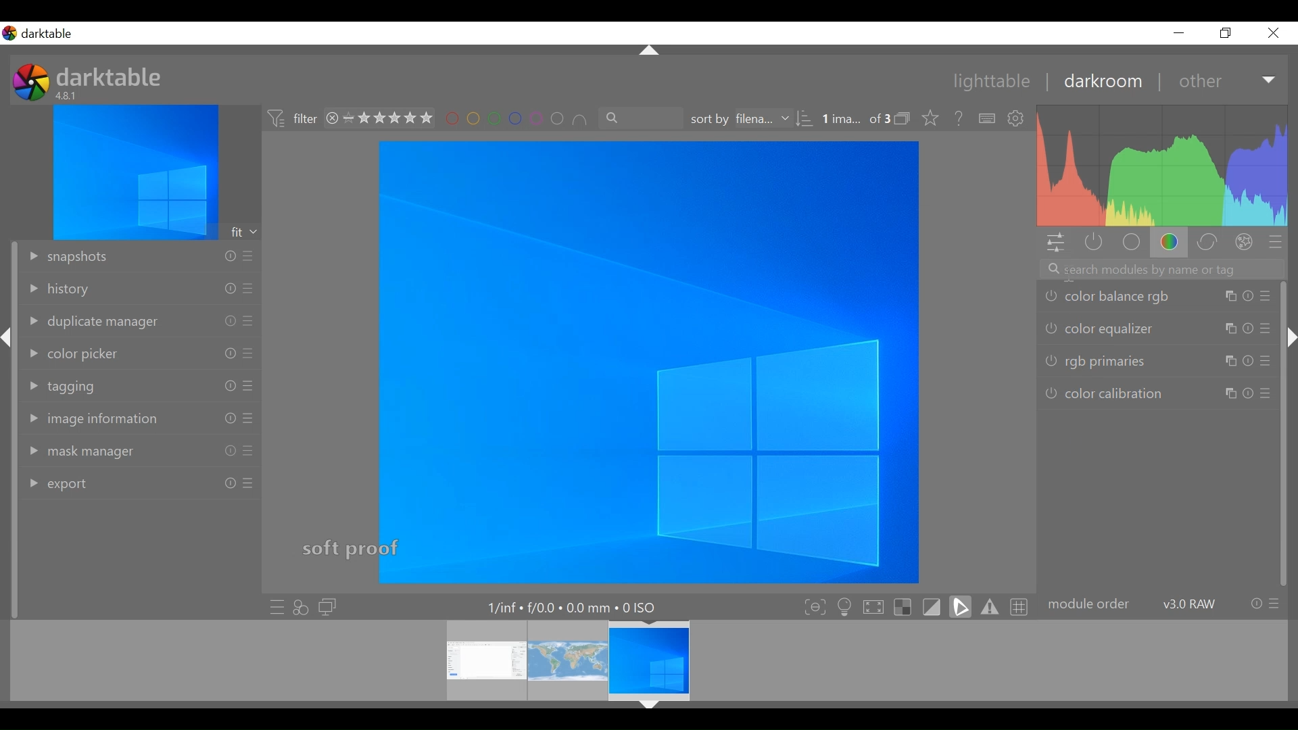 This screenshot has width=1298, height=730. I want to click on snapshot, so click(66, 258).